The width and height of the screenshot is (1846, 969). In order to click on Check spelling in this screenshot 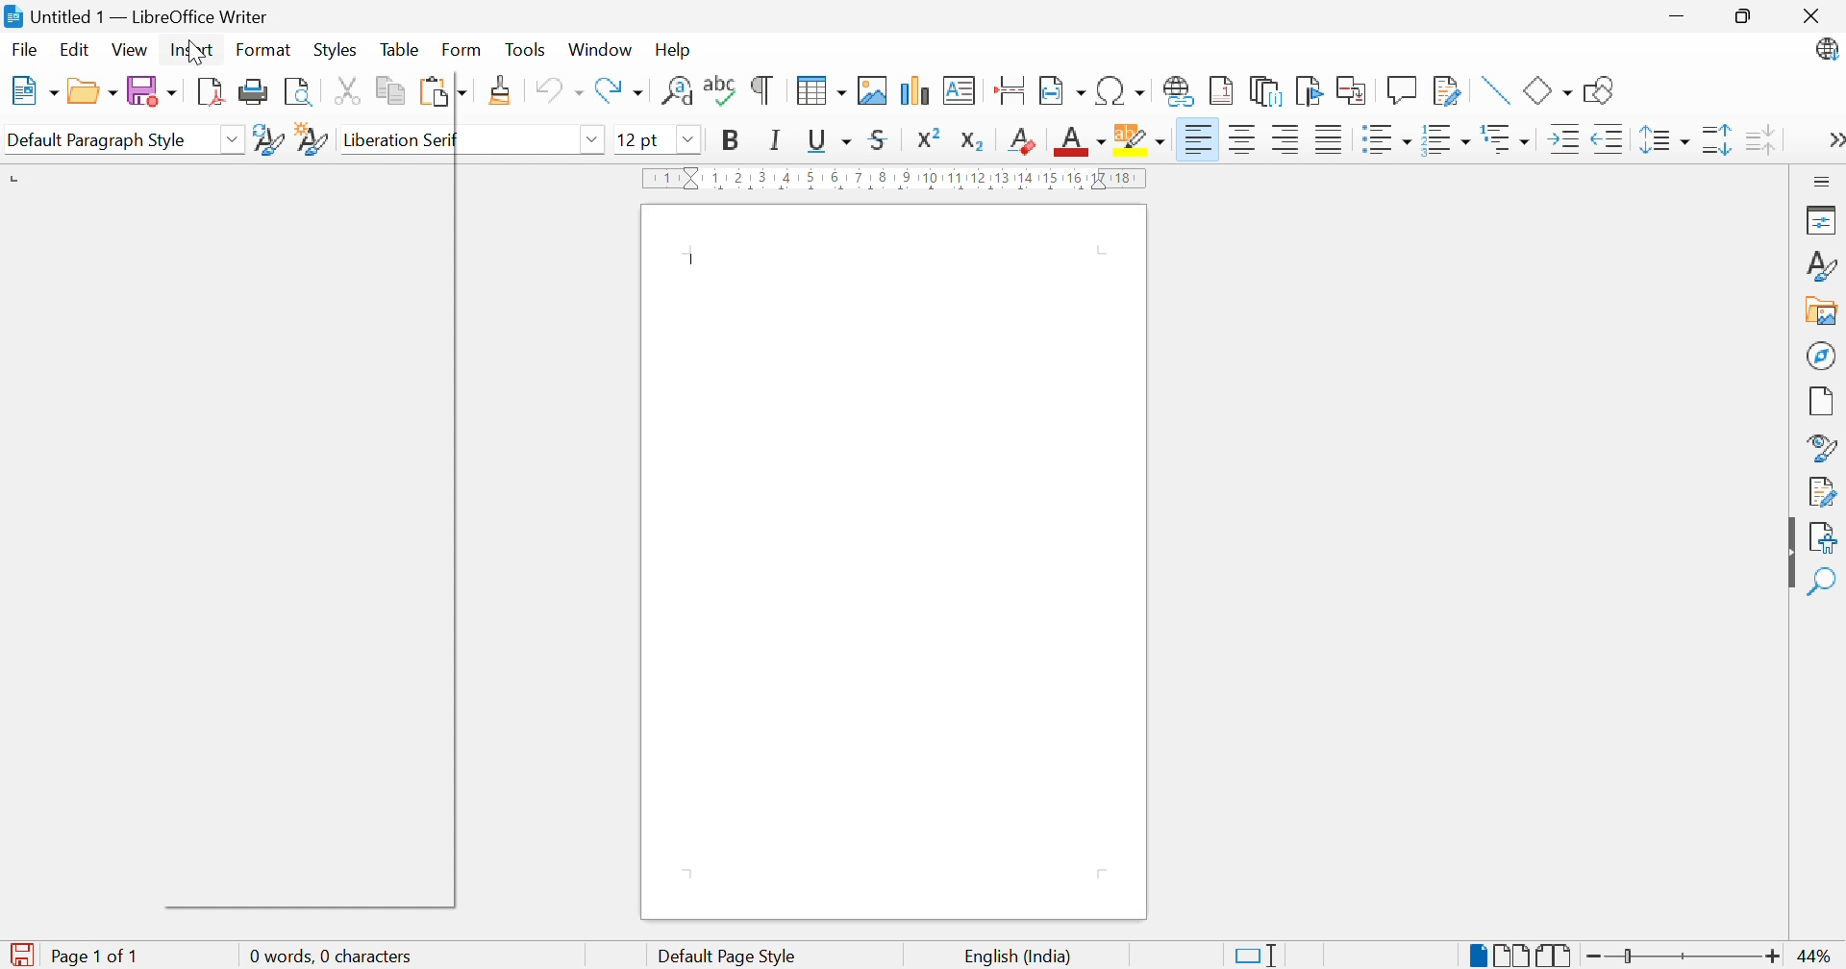, I will do `click(719, 90)`.